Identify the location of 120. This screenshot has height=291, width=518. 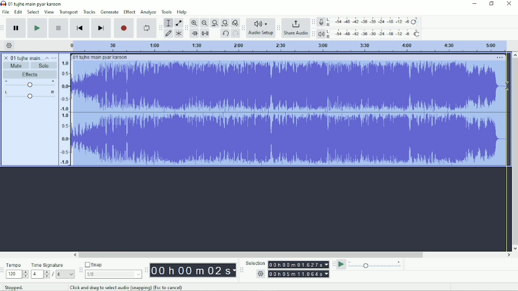
(17, 274).